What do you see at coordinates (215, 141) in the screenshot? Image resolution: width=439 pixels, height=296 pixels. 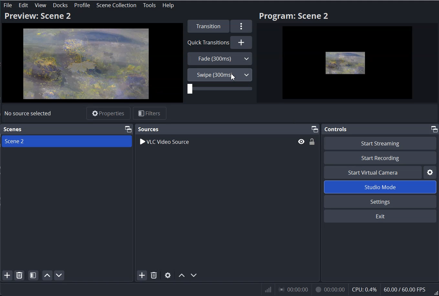 I see `VLC Video Source` at bounding box center [215, 141].